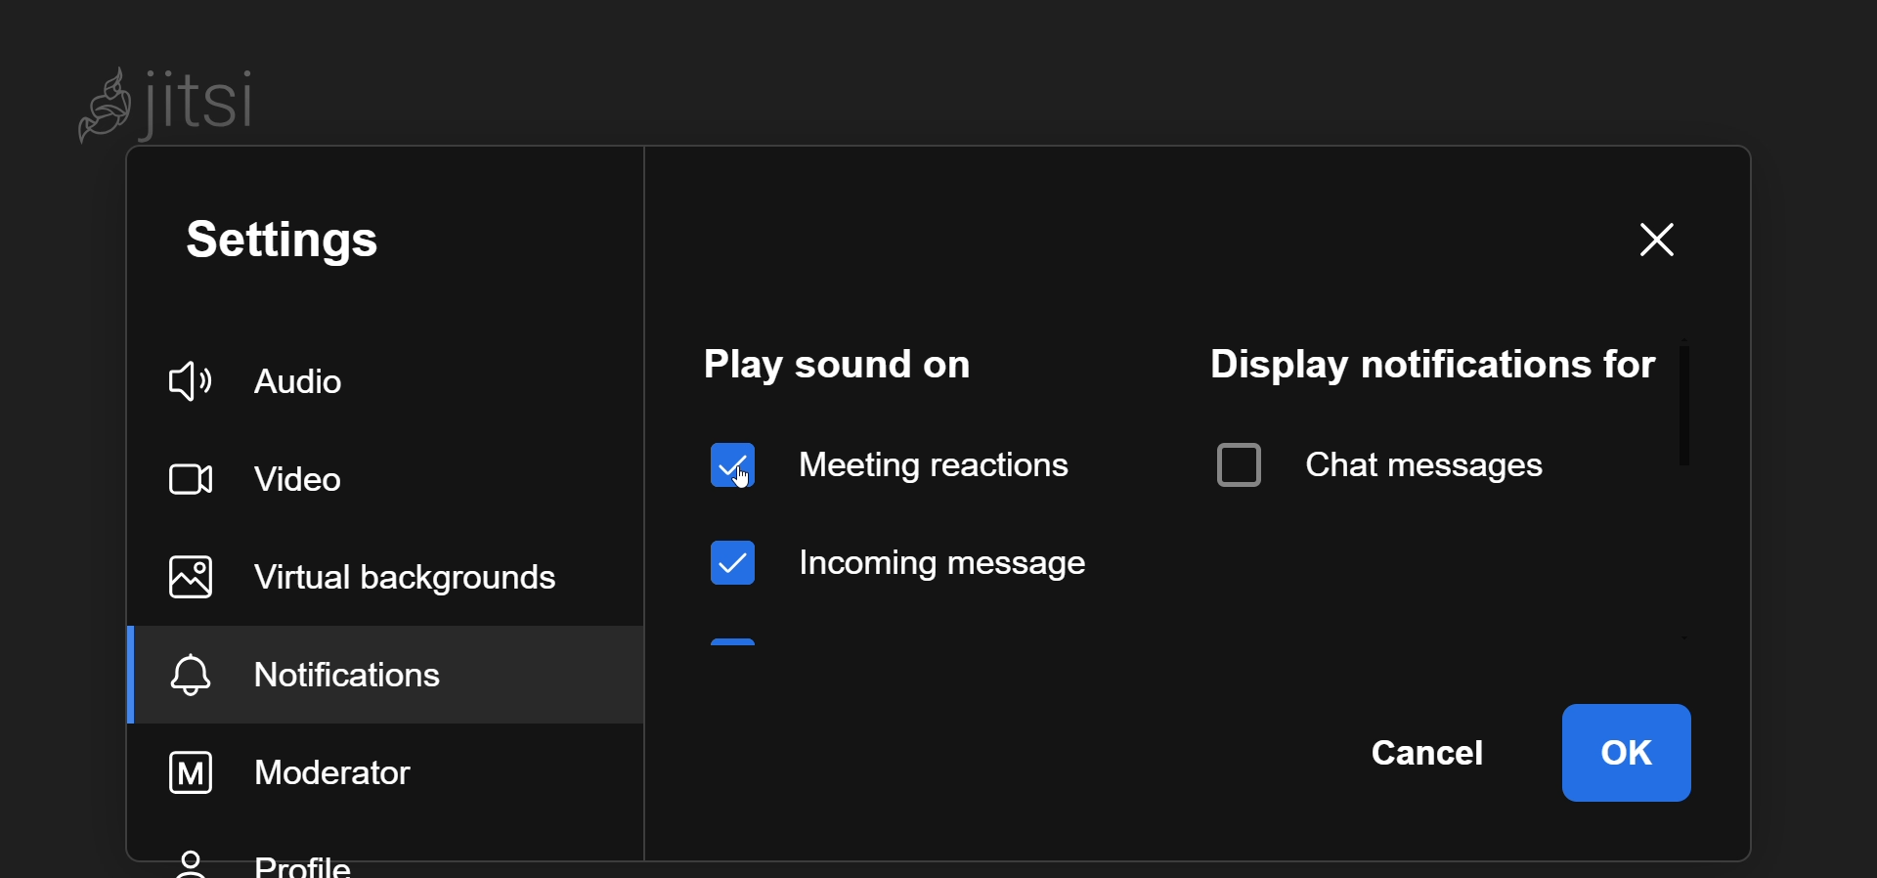 This screenshot has height=878, width=1877. What do you see at coordinates (1632, 754) in the screenshot?
I see `ok` at bounding box center [1632, 754].